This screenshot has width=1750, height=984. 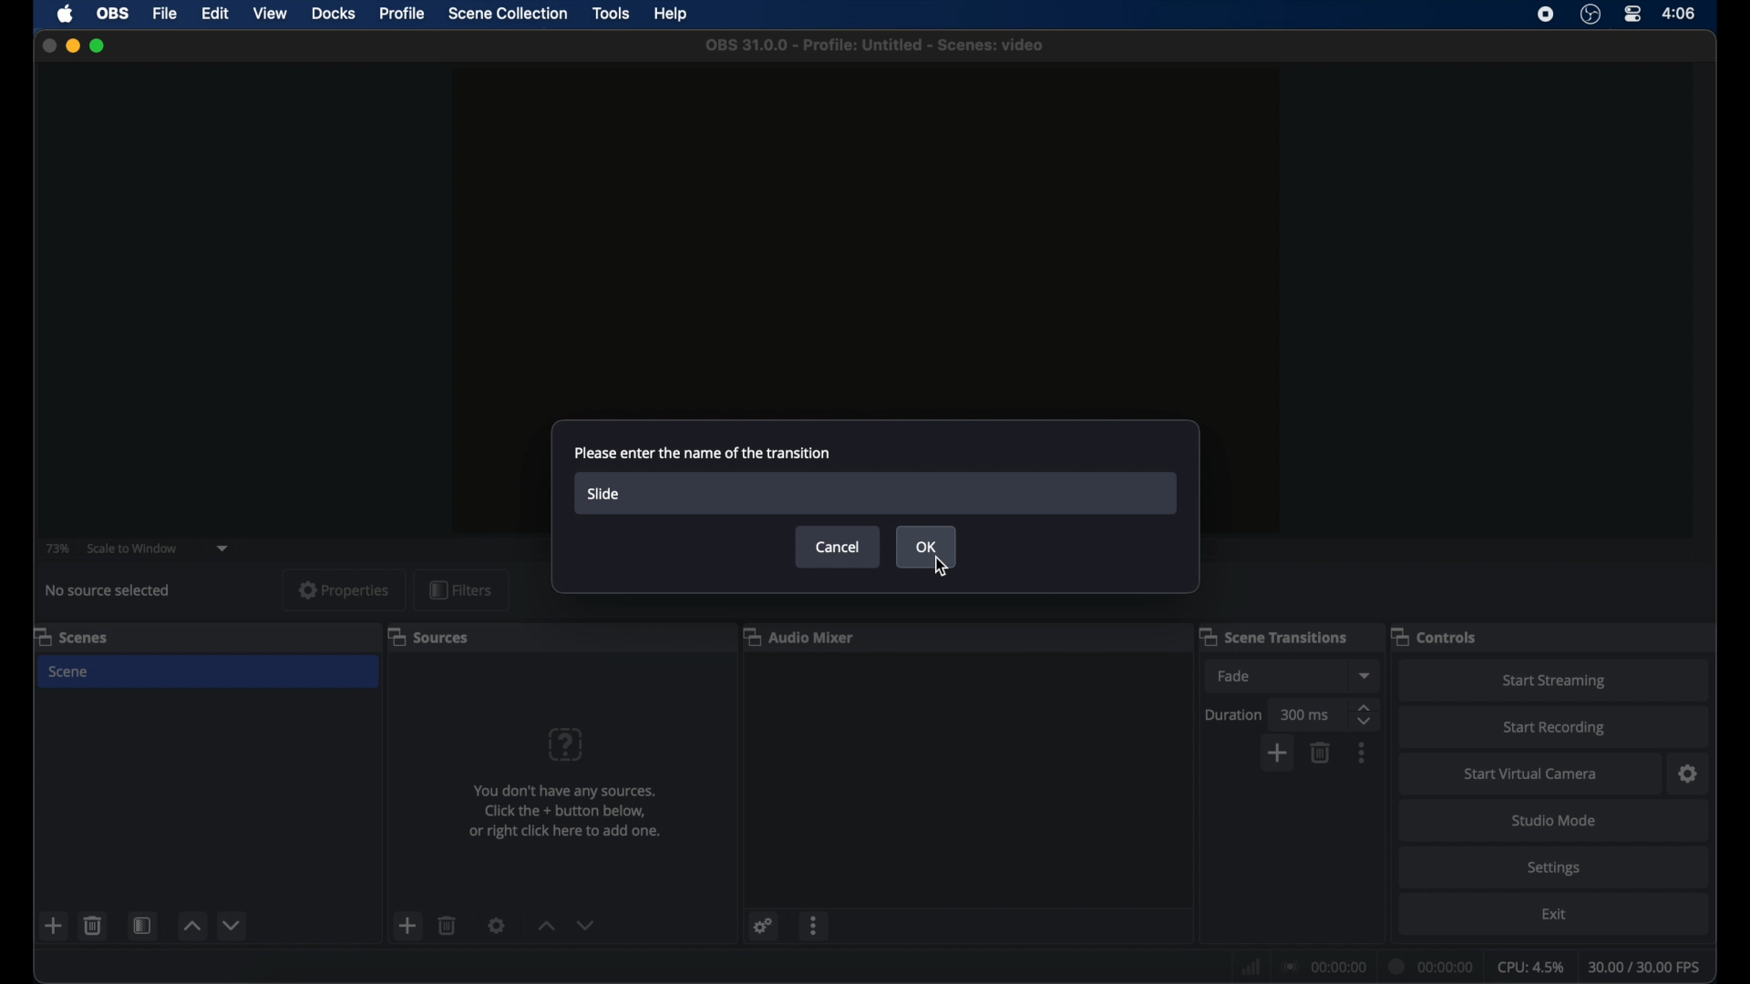 I want to click on increment, so click(x=545, y=926).